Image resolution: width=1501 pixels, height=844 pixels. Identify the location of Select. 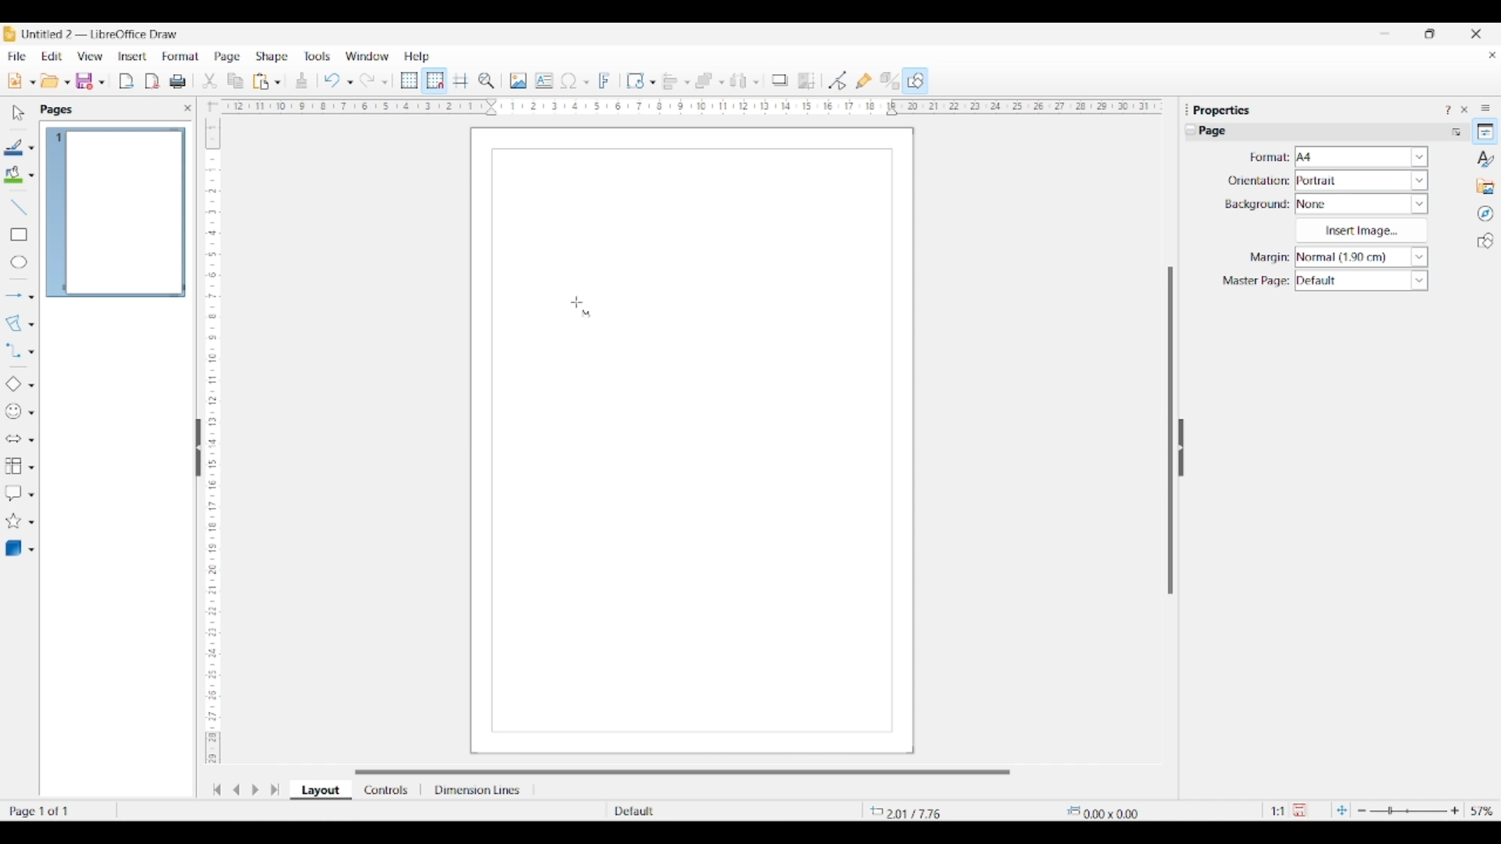
(19, 113).